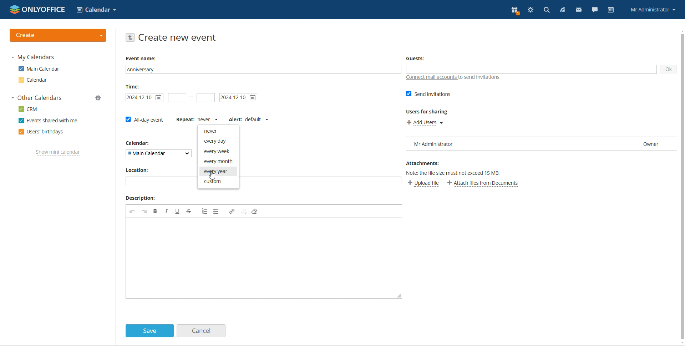  What do you see at coordinates (219, 141) in the screenshot?
I see `every day` at bounding box center [219, 141].